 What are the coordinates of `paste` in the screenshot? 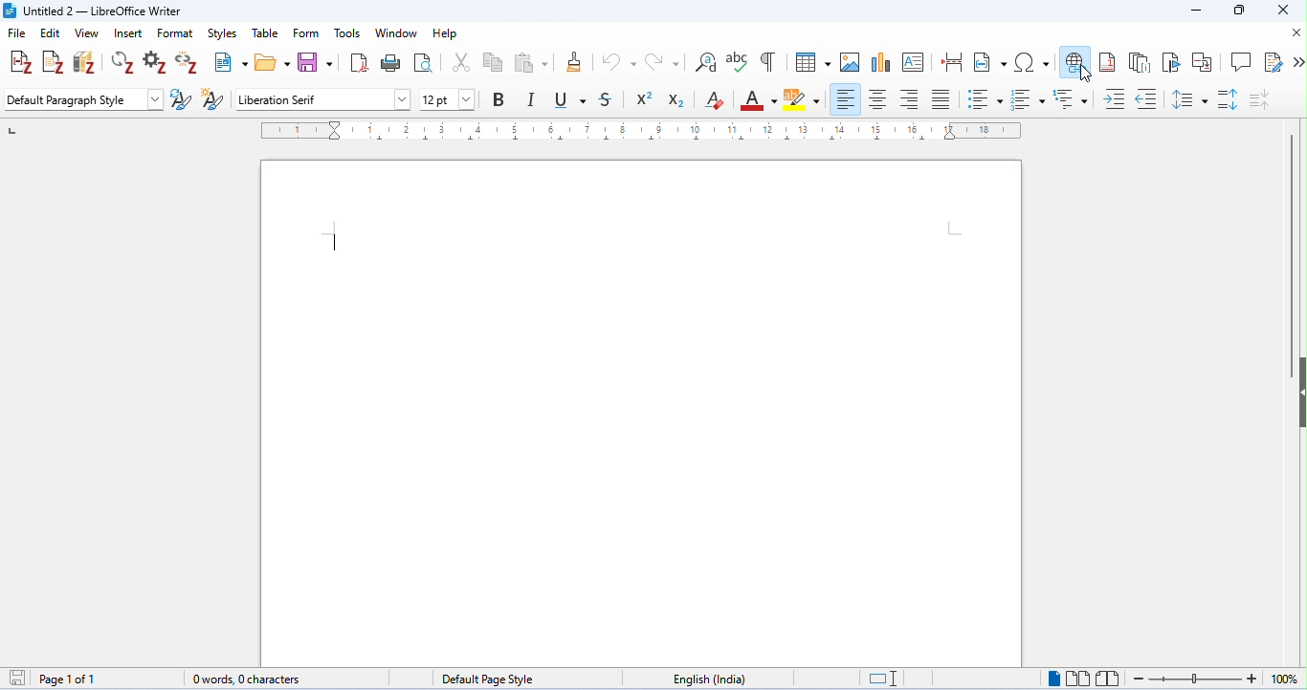 It's located at (531, 61).